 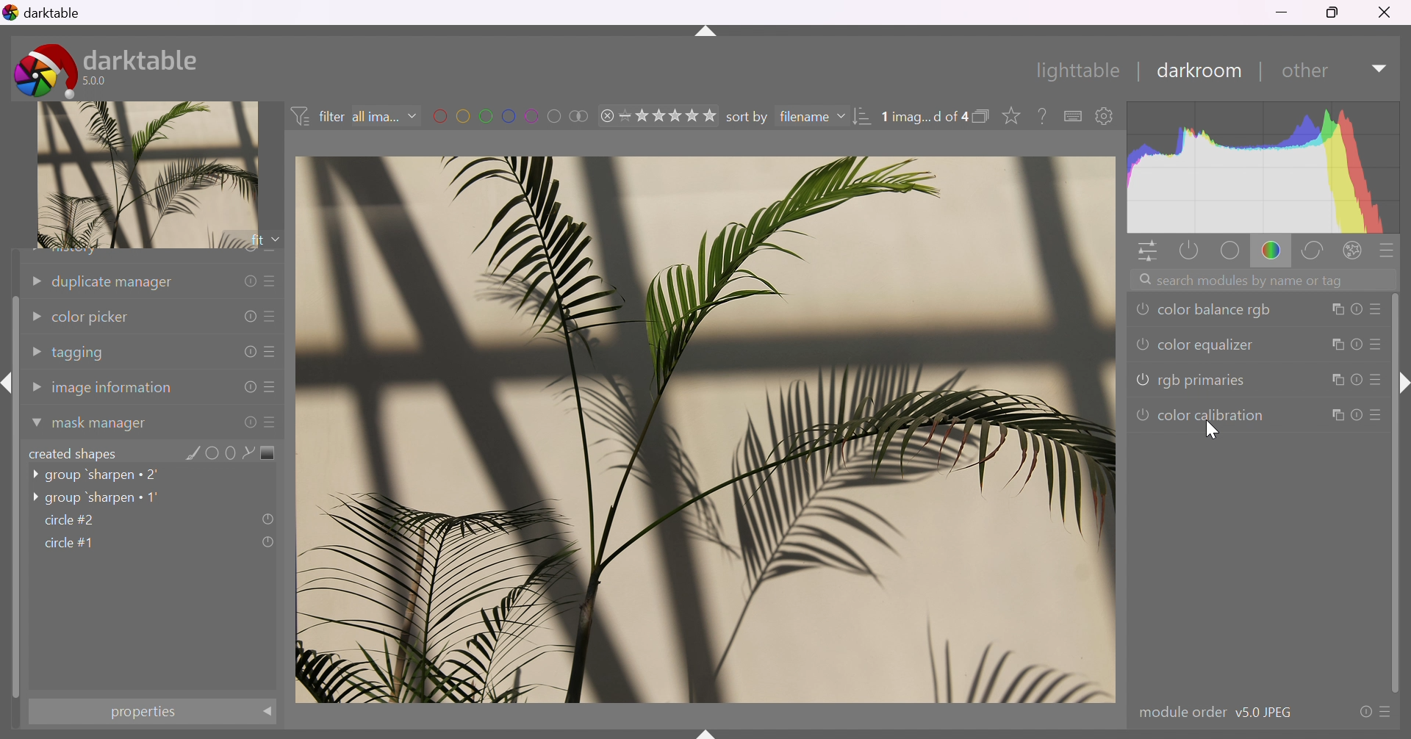 What do you see at coordinates (656, 115) in the screenshot?
I see `range rating` at bounding box center [656, 115].